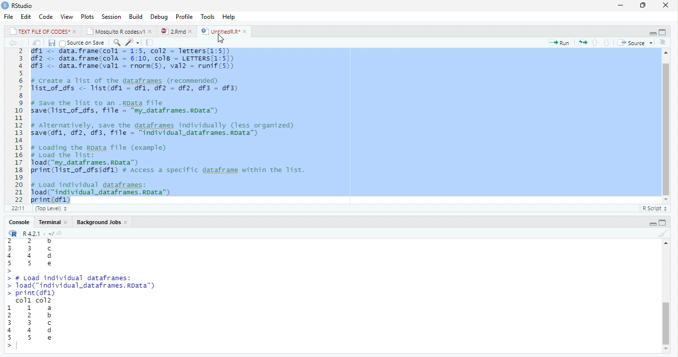 The width and height of the screenshot is (678, 357). I want to click on Outline, so click(663, 43).